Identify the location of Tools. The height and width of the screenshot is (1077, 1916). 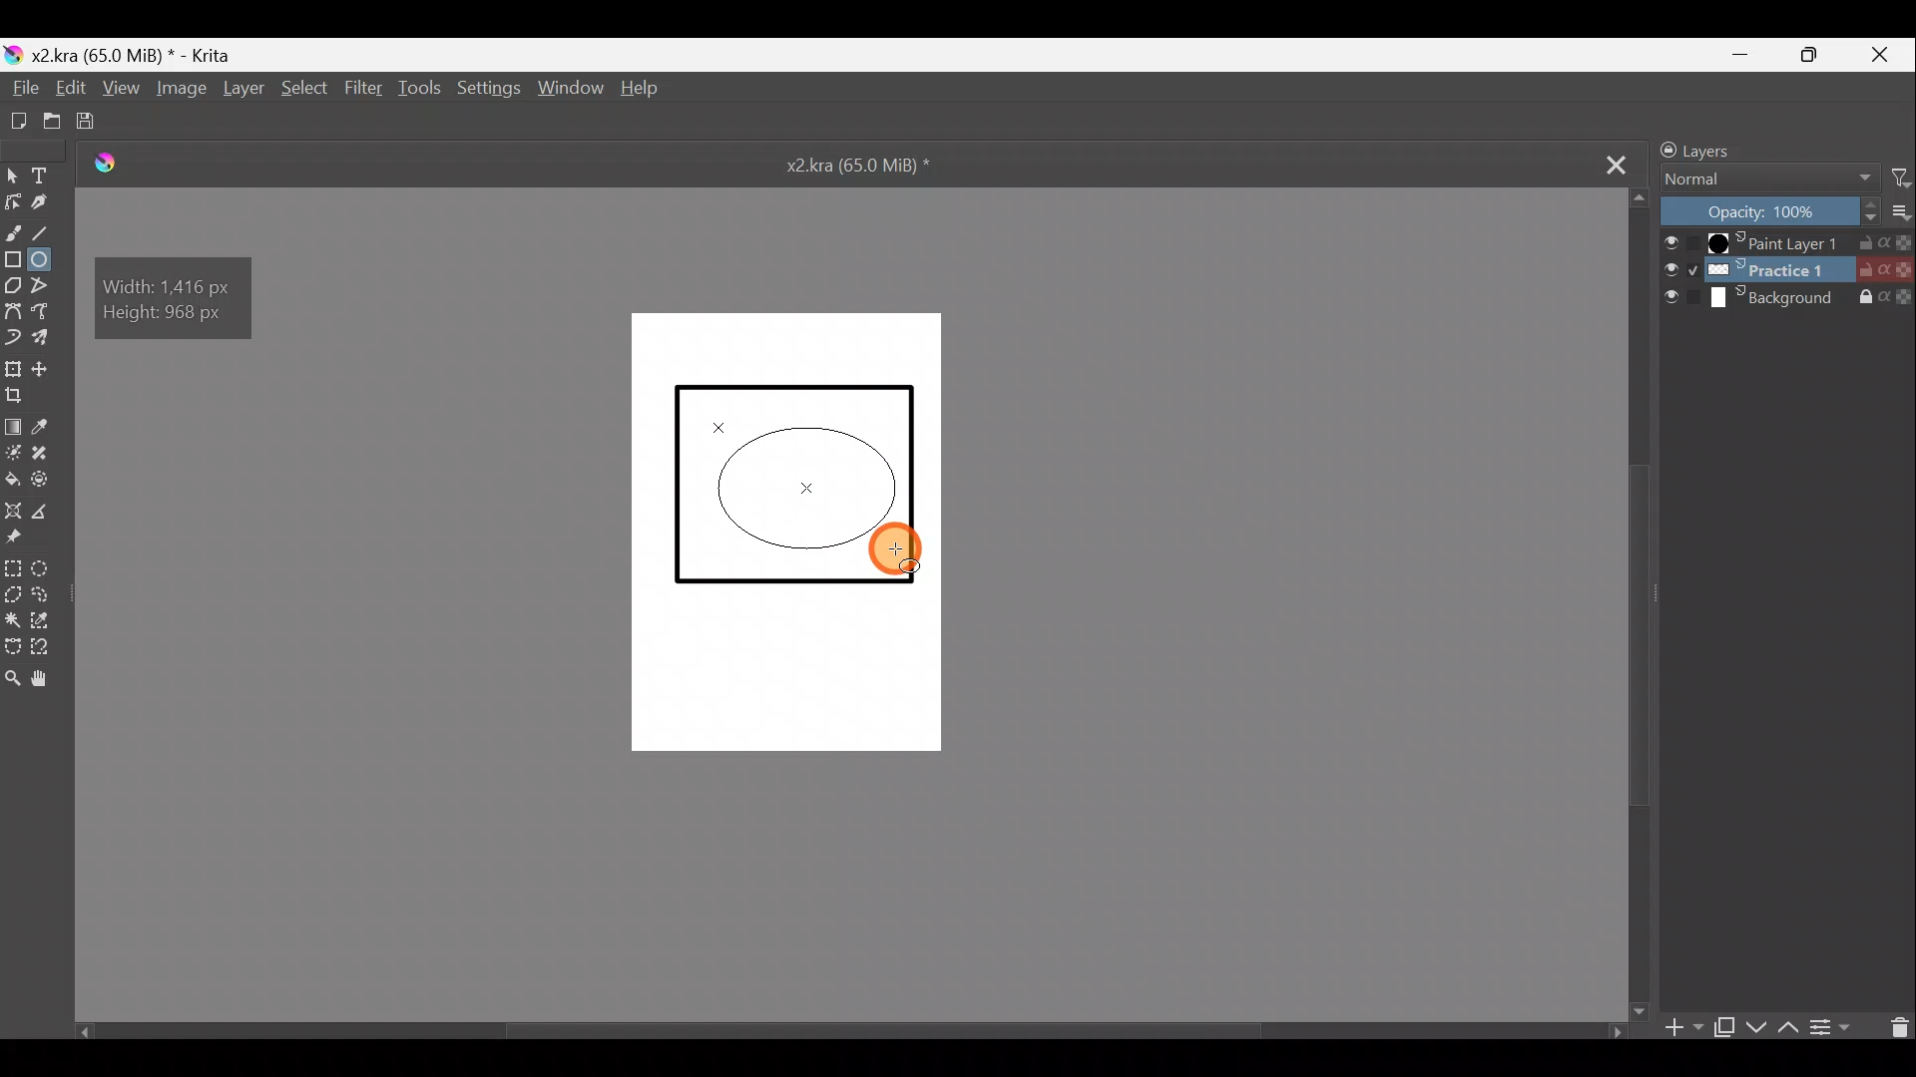
(424, 90).